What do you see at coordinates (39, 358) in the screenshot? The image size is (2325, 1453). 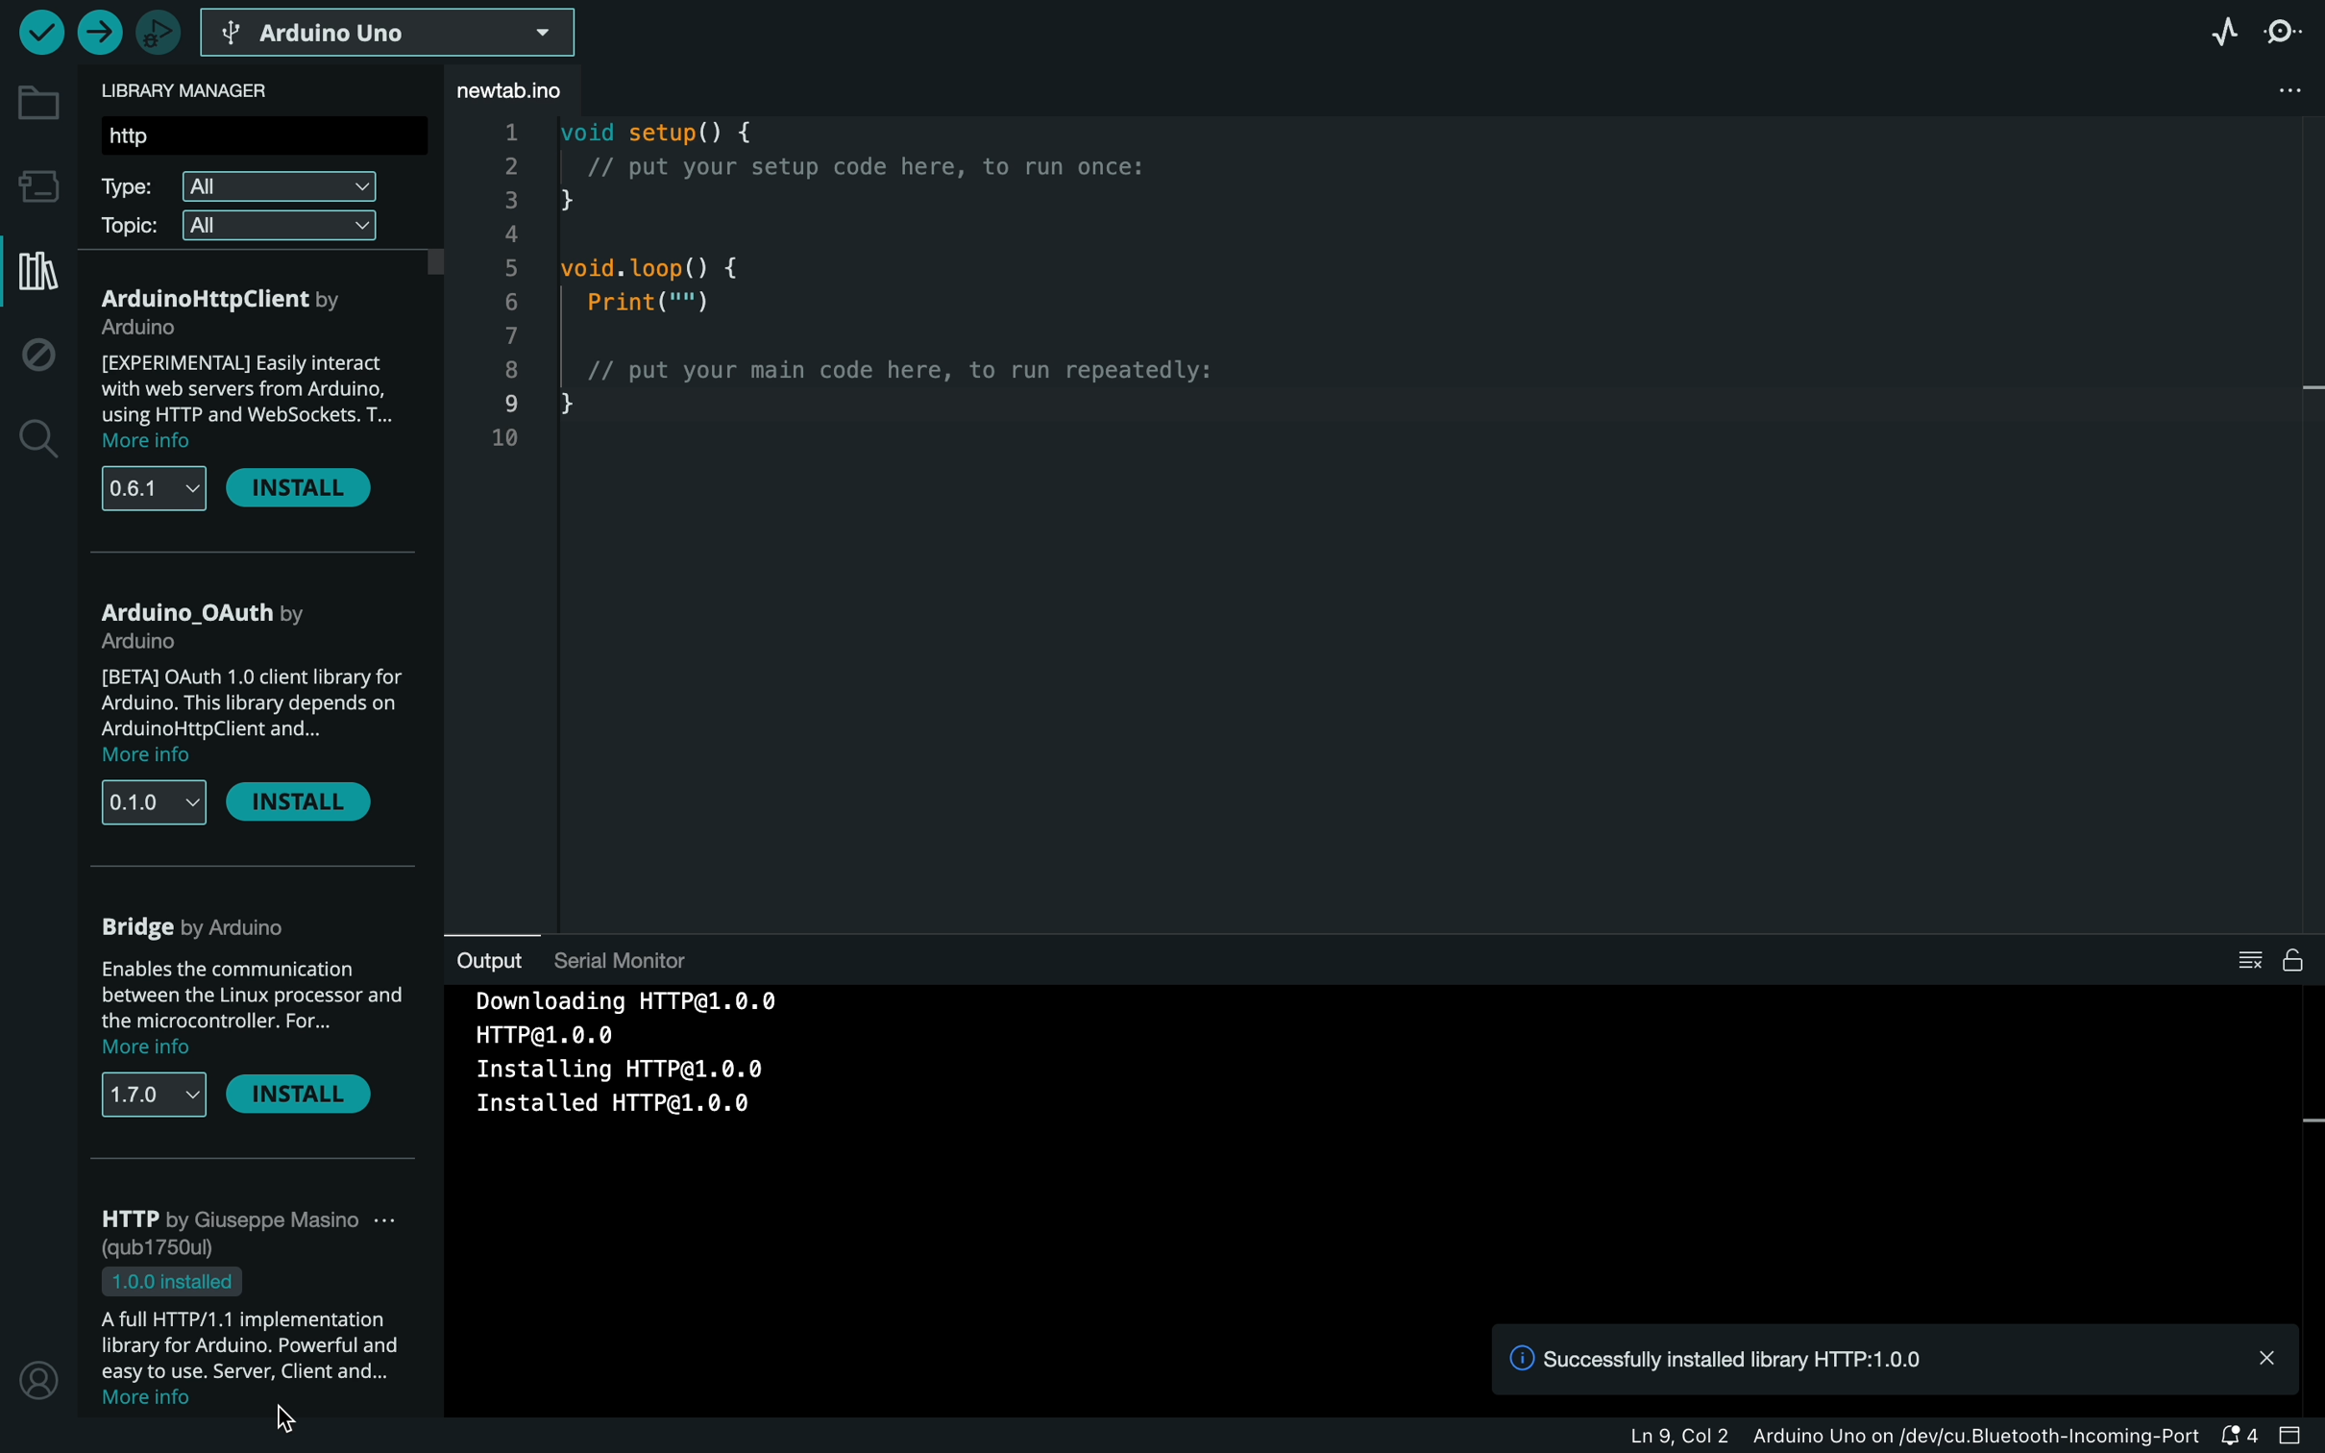 I see `debug` at bounding box center [39, 358].